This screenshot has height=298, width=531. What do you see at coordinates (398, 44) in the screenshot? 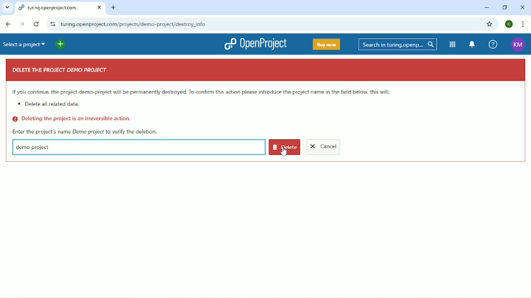
I see `Search in turin.openprojects.com` at bounding box center [398, 44].